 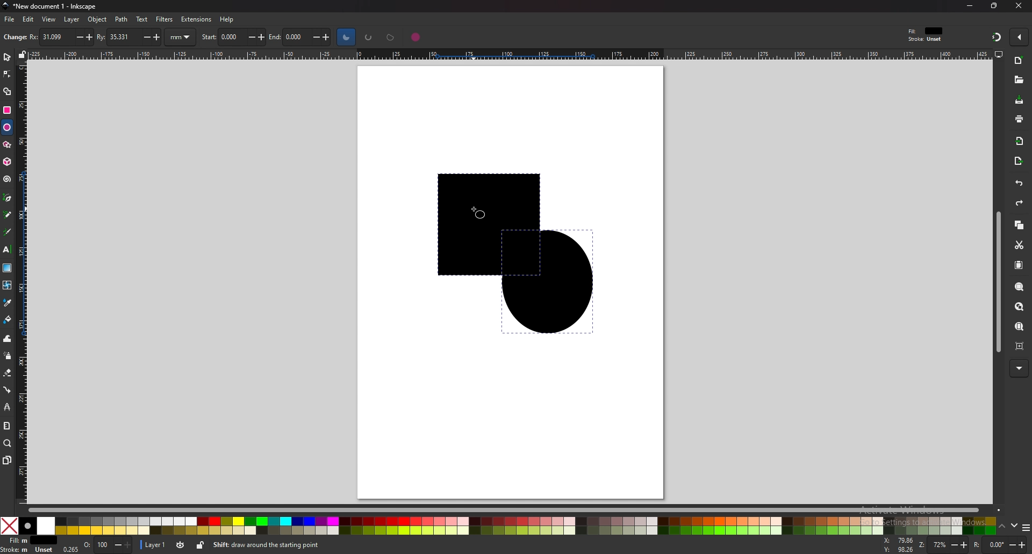 I want to click on pencil, so click(x=8, y=214).